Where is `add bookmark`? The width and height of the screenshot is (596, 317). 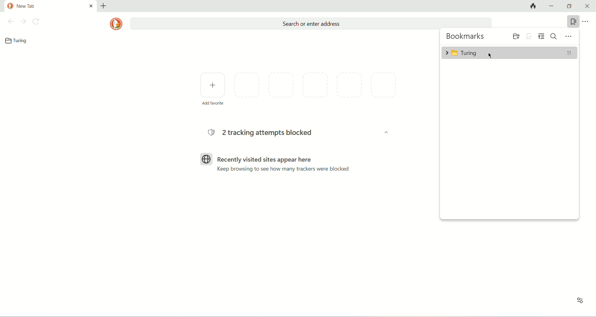 add bookmark is located at coordinates (529, 36).